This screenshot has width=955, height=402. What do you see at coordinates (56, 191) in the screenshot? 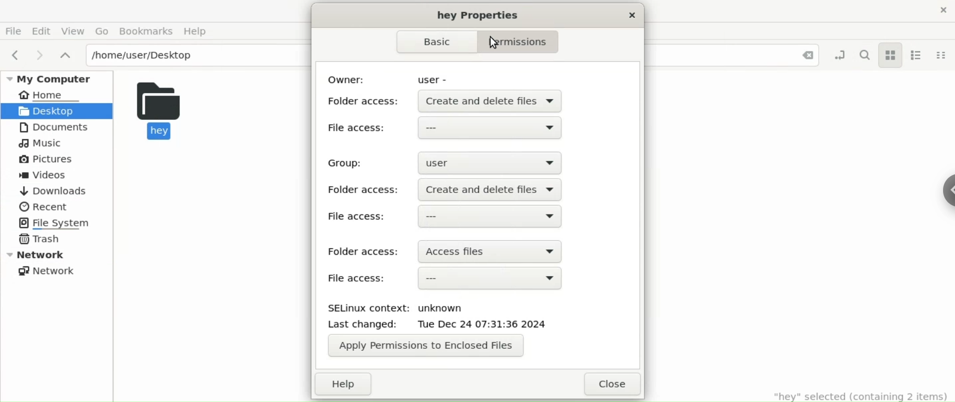
I see `Downloads` at bounding box center [56, 191].